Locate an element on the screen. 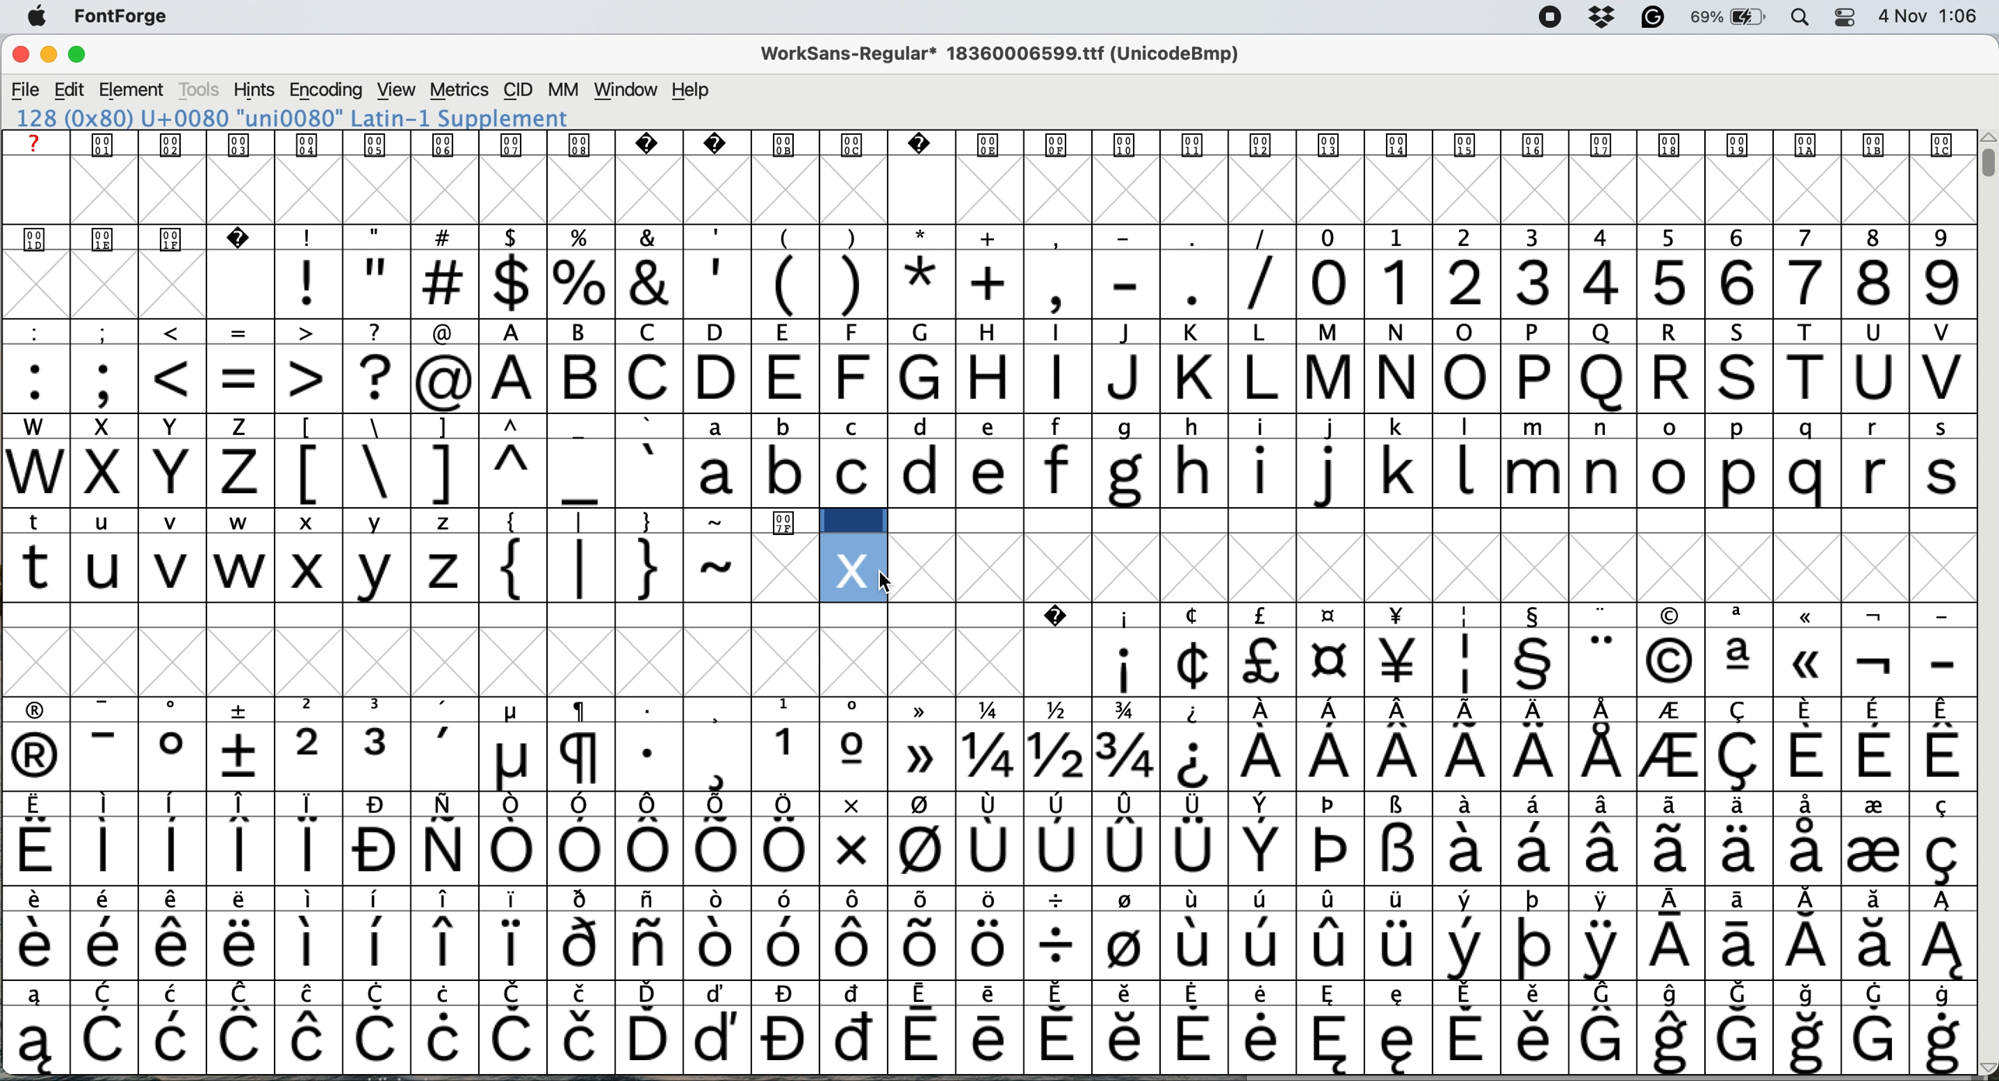  cursor is located at coordinates (885, 582).